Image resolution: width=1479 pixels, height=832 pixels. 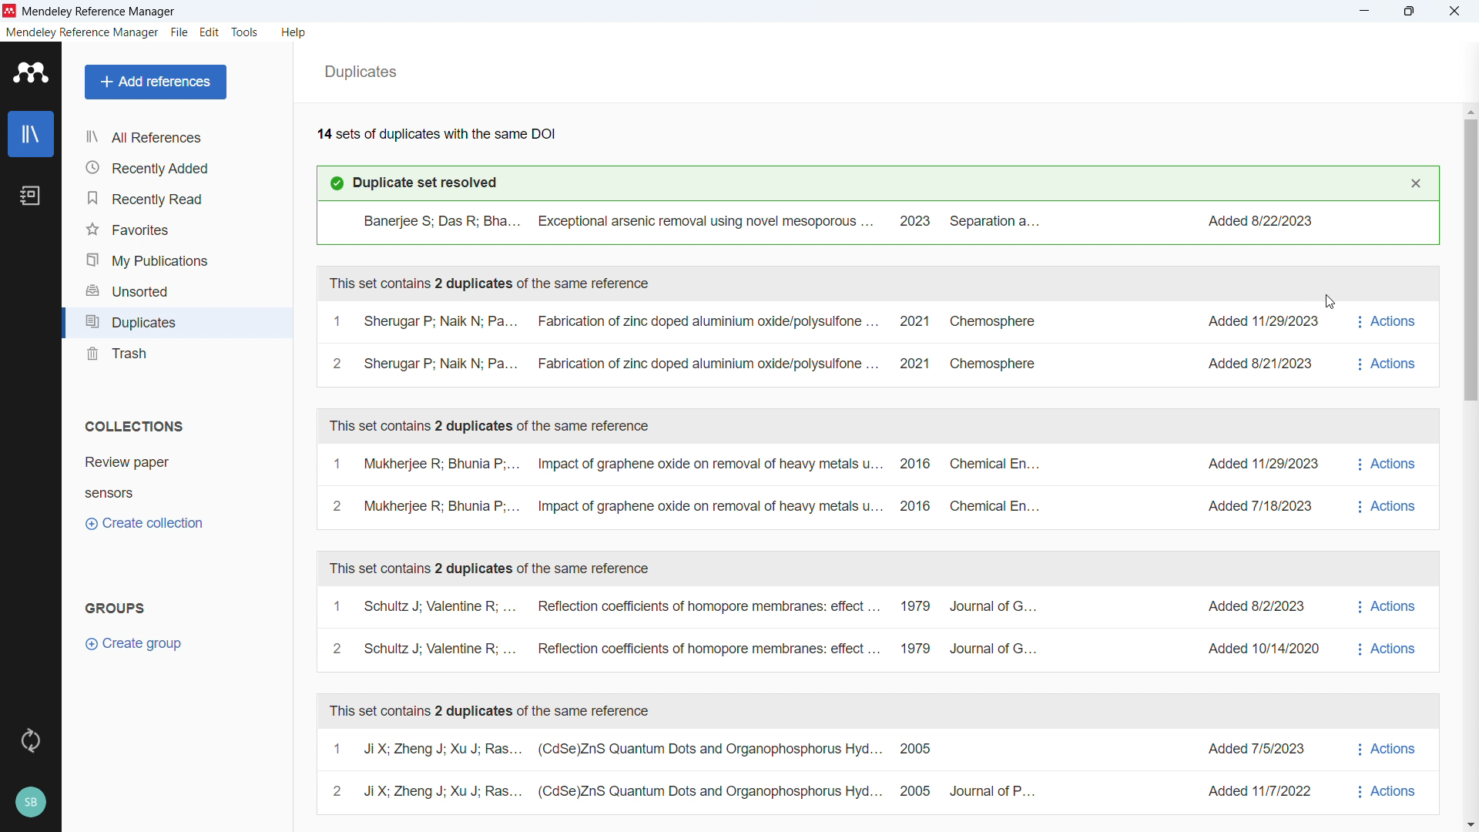 What do you see at coordinates (1389, 486) in the screenshot?
I see `Actions ` at bounding box center [1389, 486].